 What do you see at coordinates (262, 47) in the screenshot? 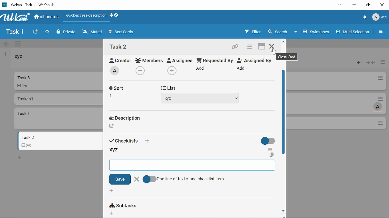
I see `Maximize card` at bounding box center [262, 47].